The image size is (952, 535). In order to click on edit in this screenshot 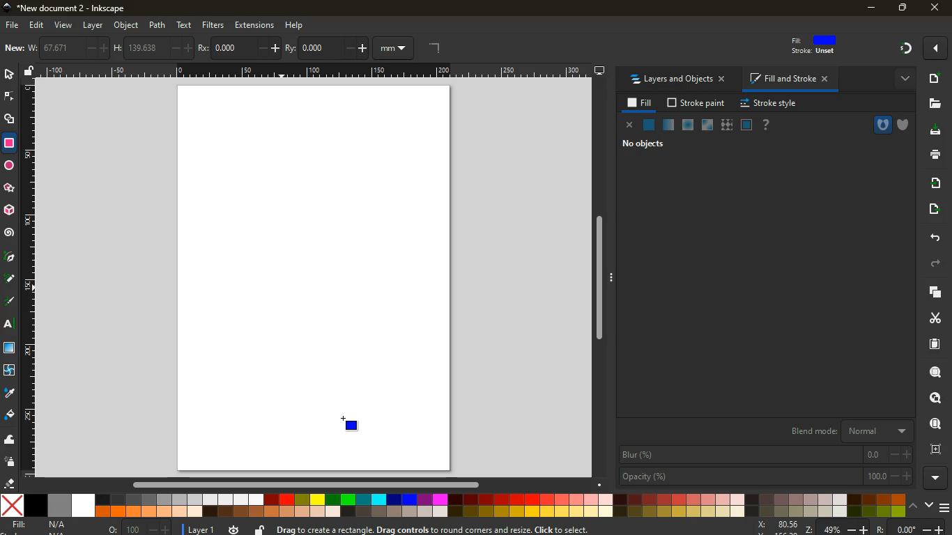, I will do `click(38, 26)`.